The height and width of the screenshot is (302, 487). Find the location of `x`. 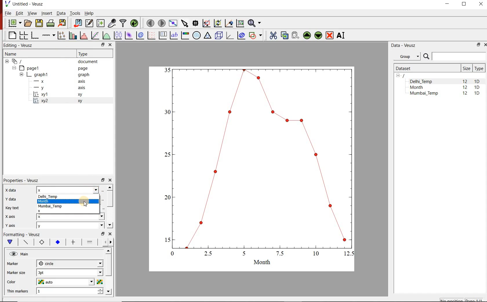

x is located at coordinates (69, 211).